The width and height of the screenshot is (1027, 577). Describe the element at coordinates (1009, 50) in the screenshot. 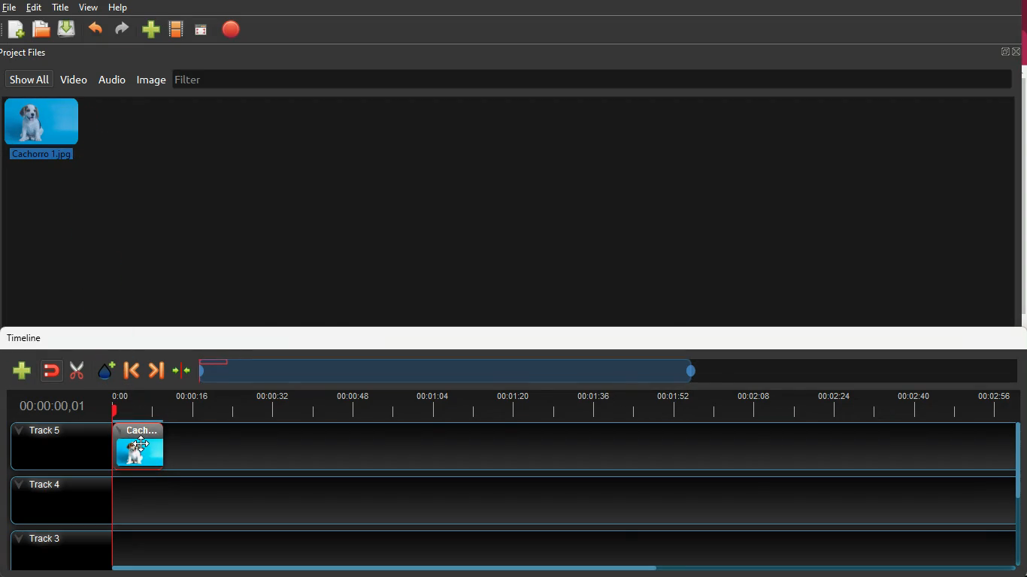

I see `fullscreen` at that location.